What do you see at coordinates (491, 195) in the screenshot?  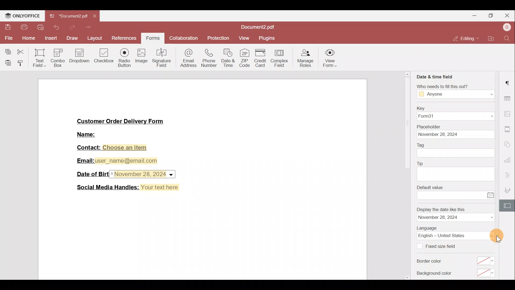 I see `Calendar ` at bounding box center [491, 195].